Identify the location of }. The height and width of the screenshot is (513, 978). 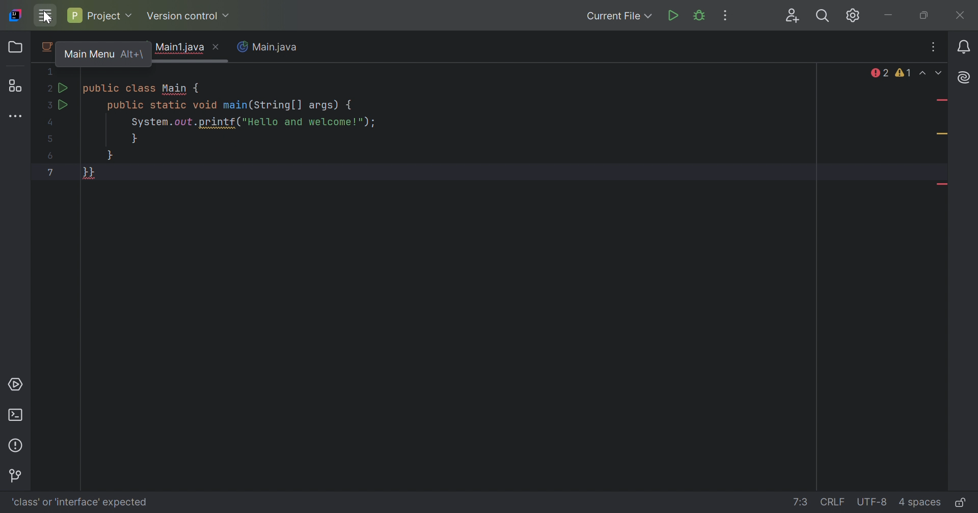
(111, 156).